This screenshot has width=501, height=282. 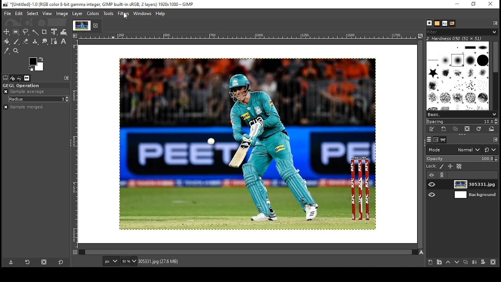 What do you see at coordinates (7, 41) in the screenshot?
I see `paint bucket tool` at bounding box center [7, 41].